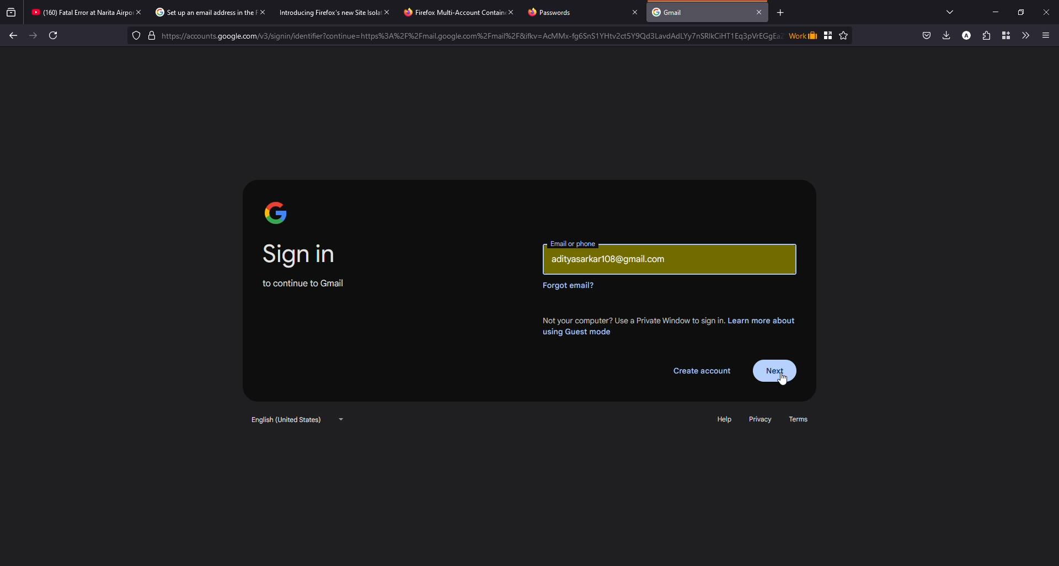 The height and width of the screenshot is (566, 1059). Describe the element at coordinates (134, 36) in the screenshot. I see `Tracking` at that location.